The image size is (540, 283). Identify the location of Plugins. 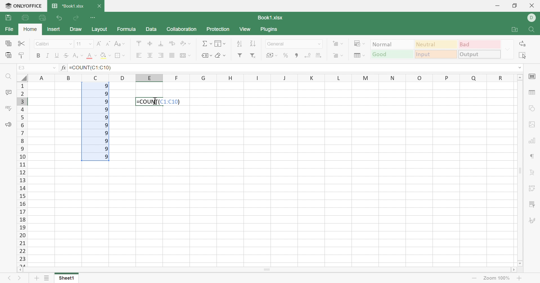
(271, 30).